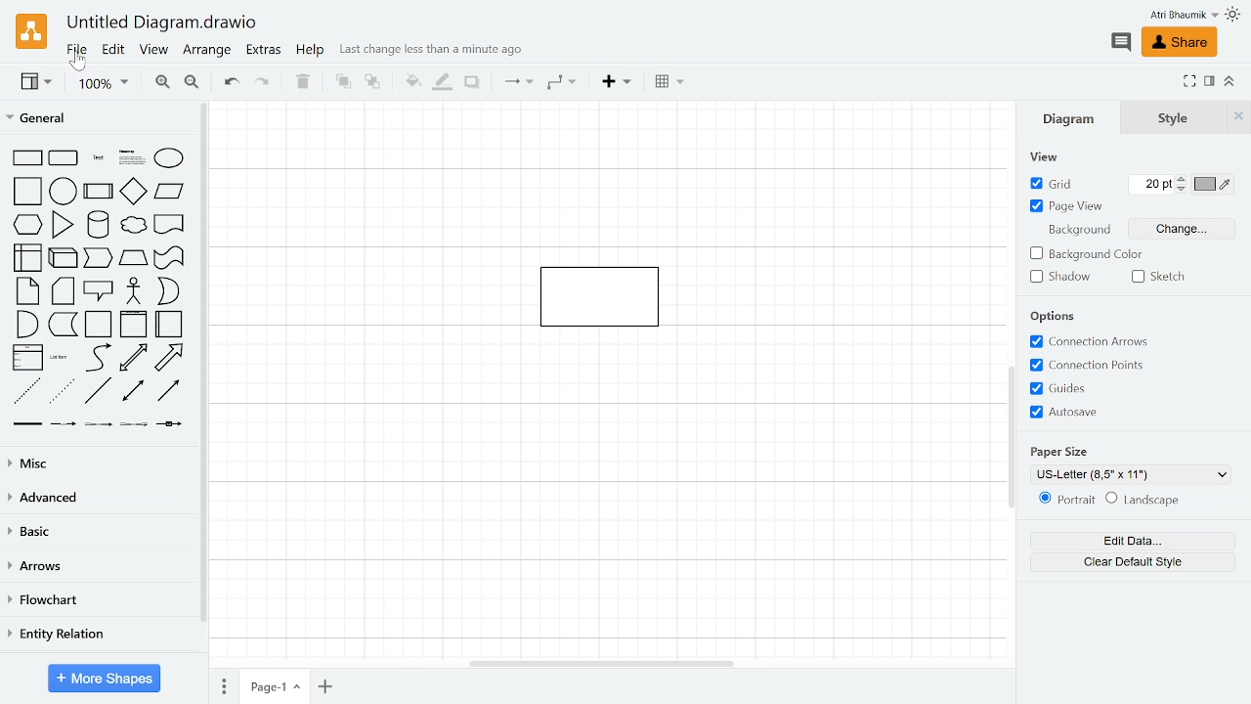 The image size is (1251, 704). What do you see at coordinates (114, 51) in the screenshot?
I see `Edit` at bounding box center [114, 51].